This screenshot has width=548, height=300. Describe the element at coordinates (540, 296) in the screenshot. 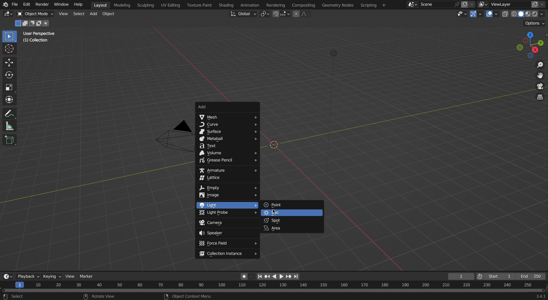

I see `3:41` at that location.